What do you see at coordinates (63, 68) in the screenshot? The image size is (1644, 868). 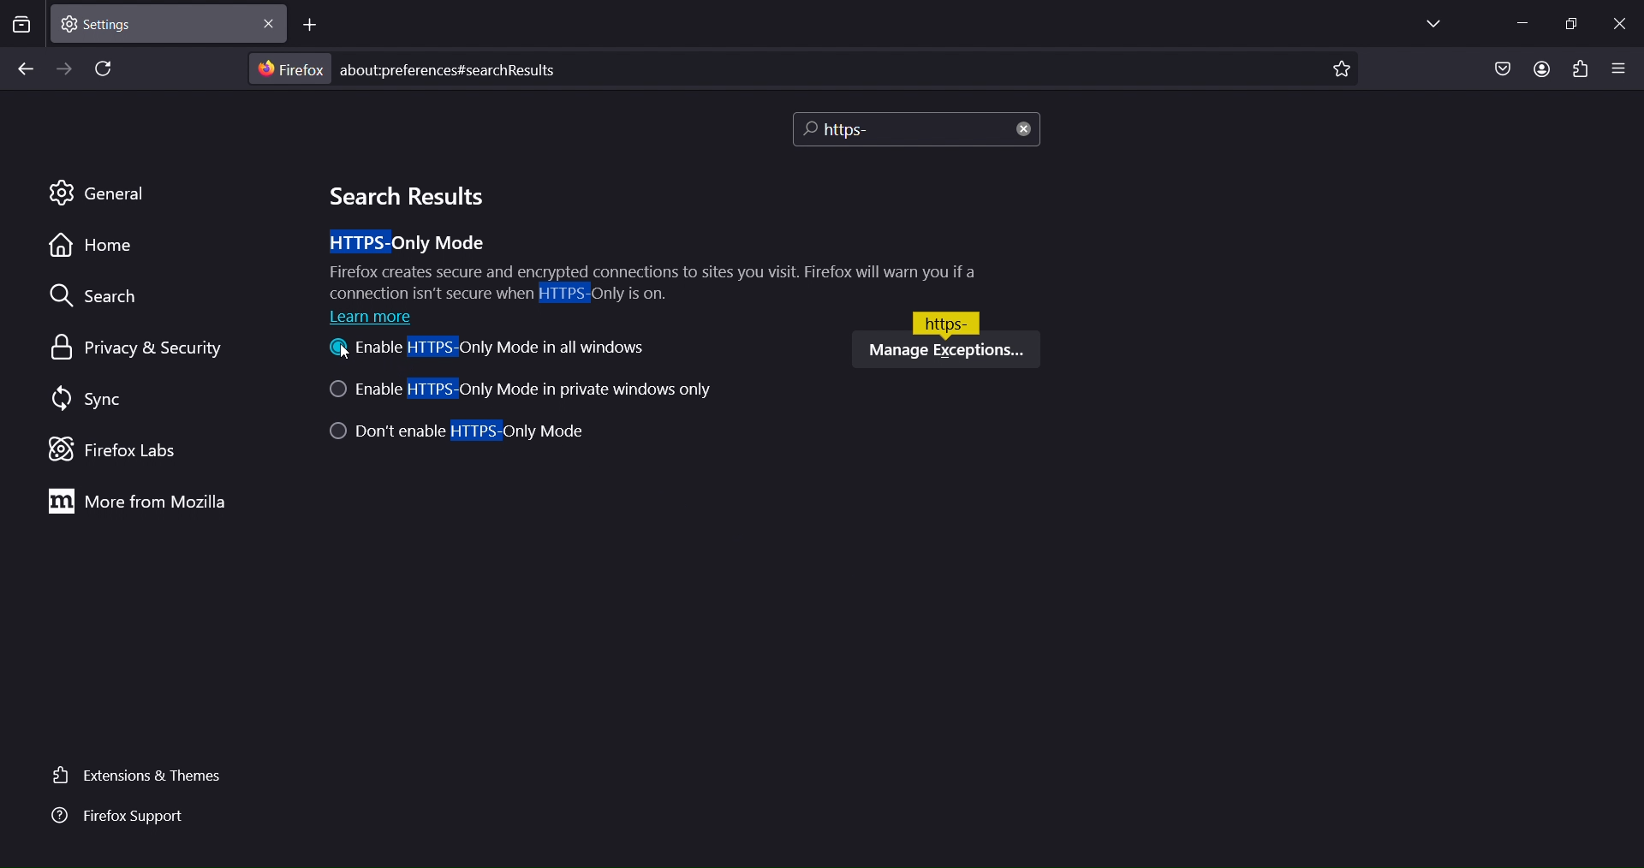 I see `go forward one page` at bounding box center [63, 68].